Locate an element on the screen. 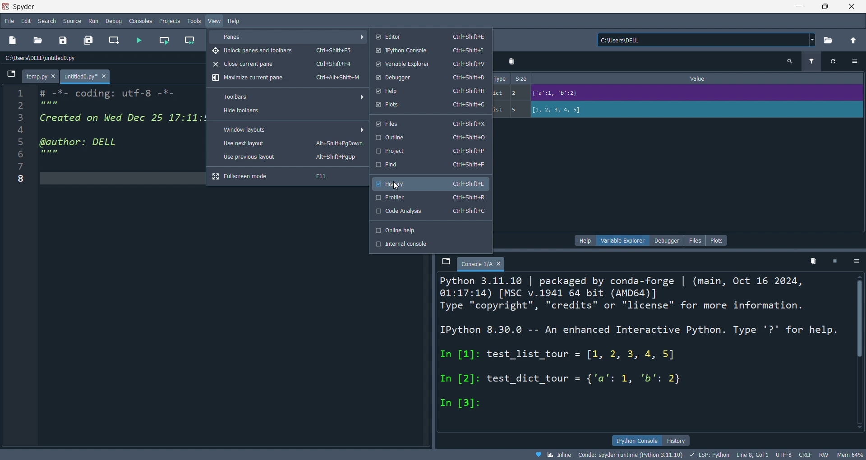 The width and height of the screenshot is (866, 460). panes is located at coordinates (289, 37).